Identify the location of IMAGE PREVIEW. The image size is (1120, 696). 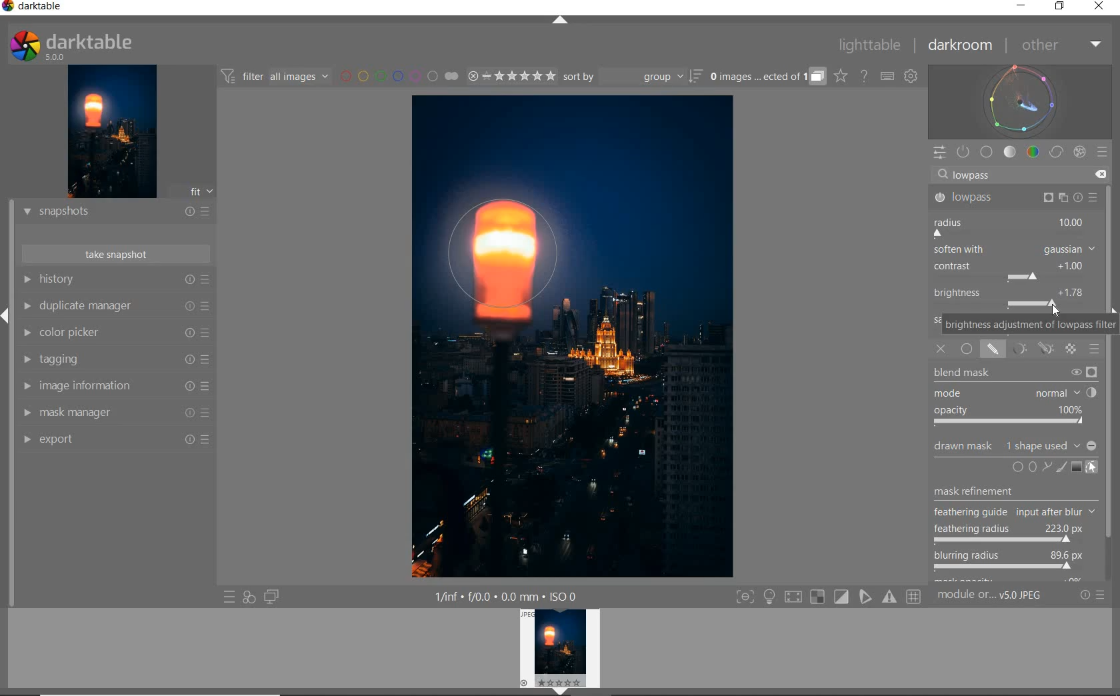
(562, 652).